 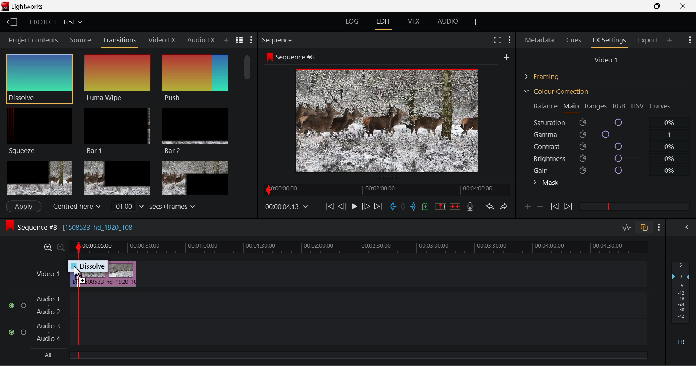 I want to click on Box 3, so click(x=194, y=178).